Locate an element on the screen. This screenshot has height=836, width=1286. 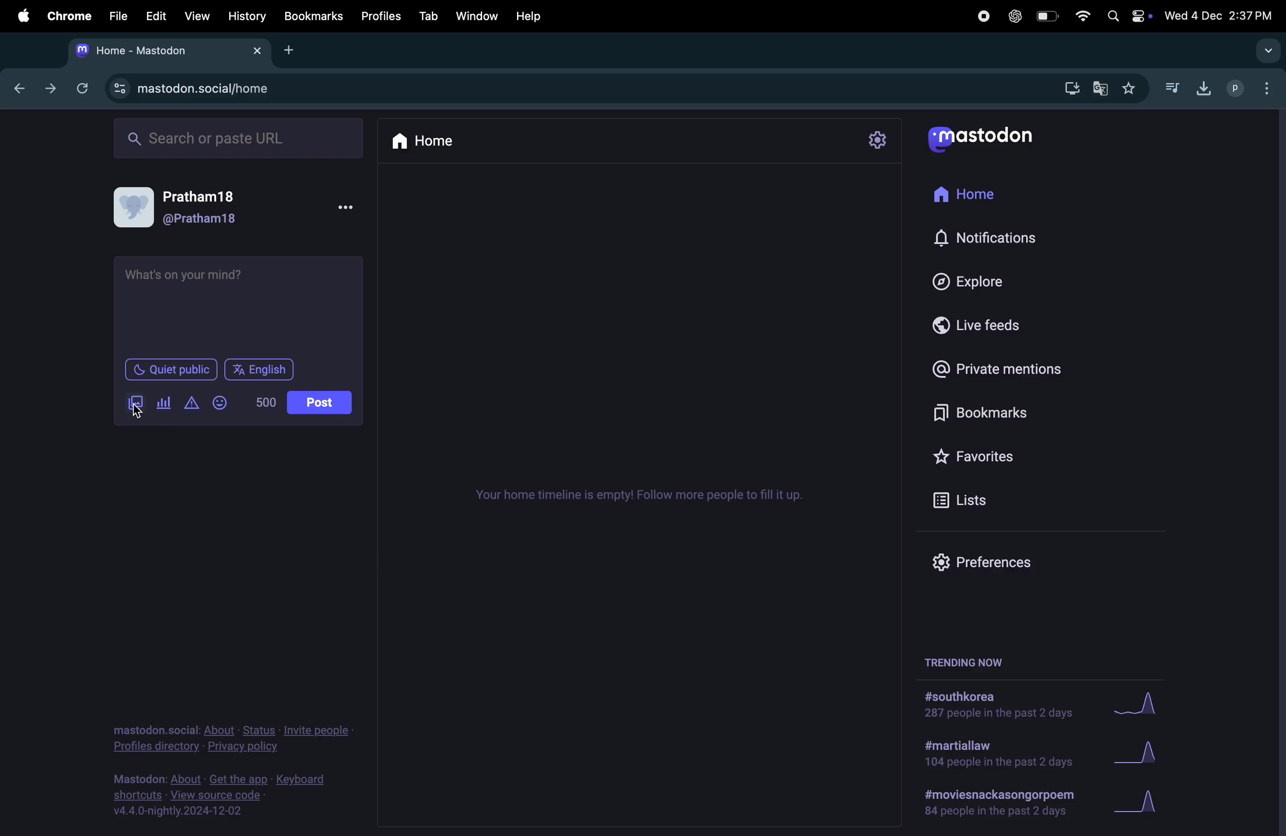
Quiet public is located at coordinates (171, 368).